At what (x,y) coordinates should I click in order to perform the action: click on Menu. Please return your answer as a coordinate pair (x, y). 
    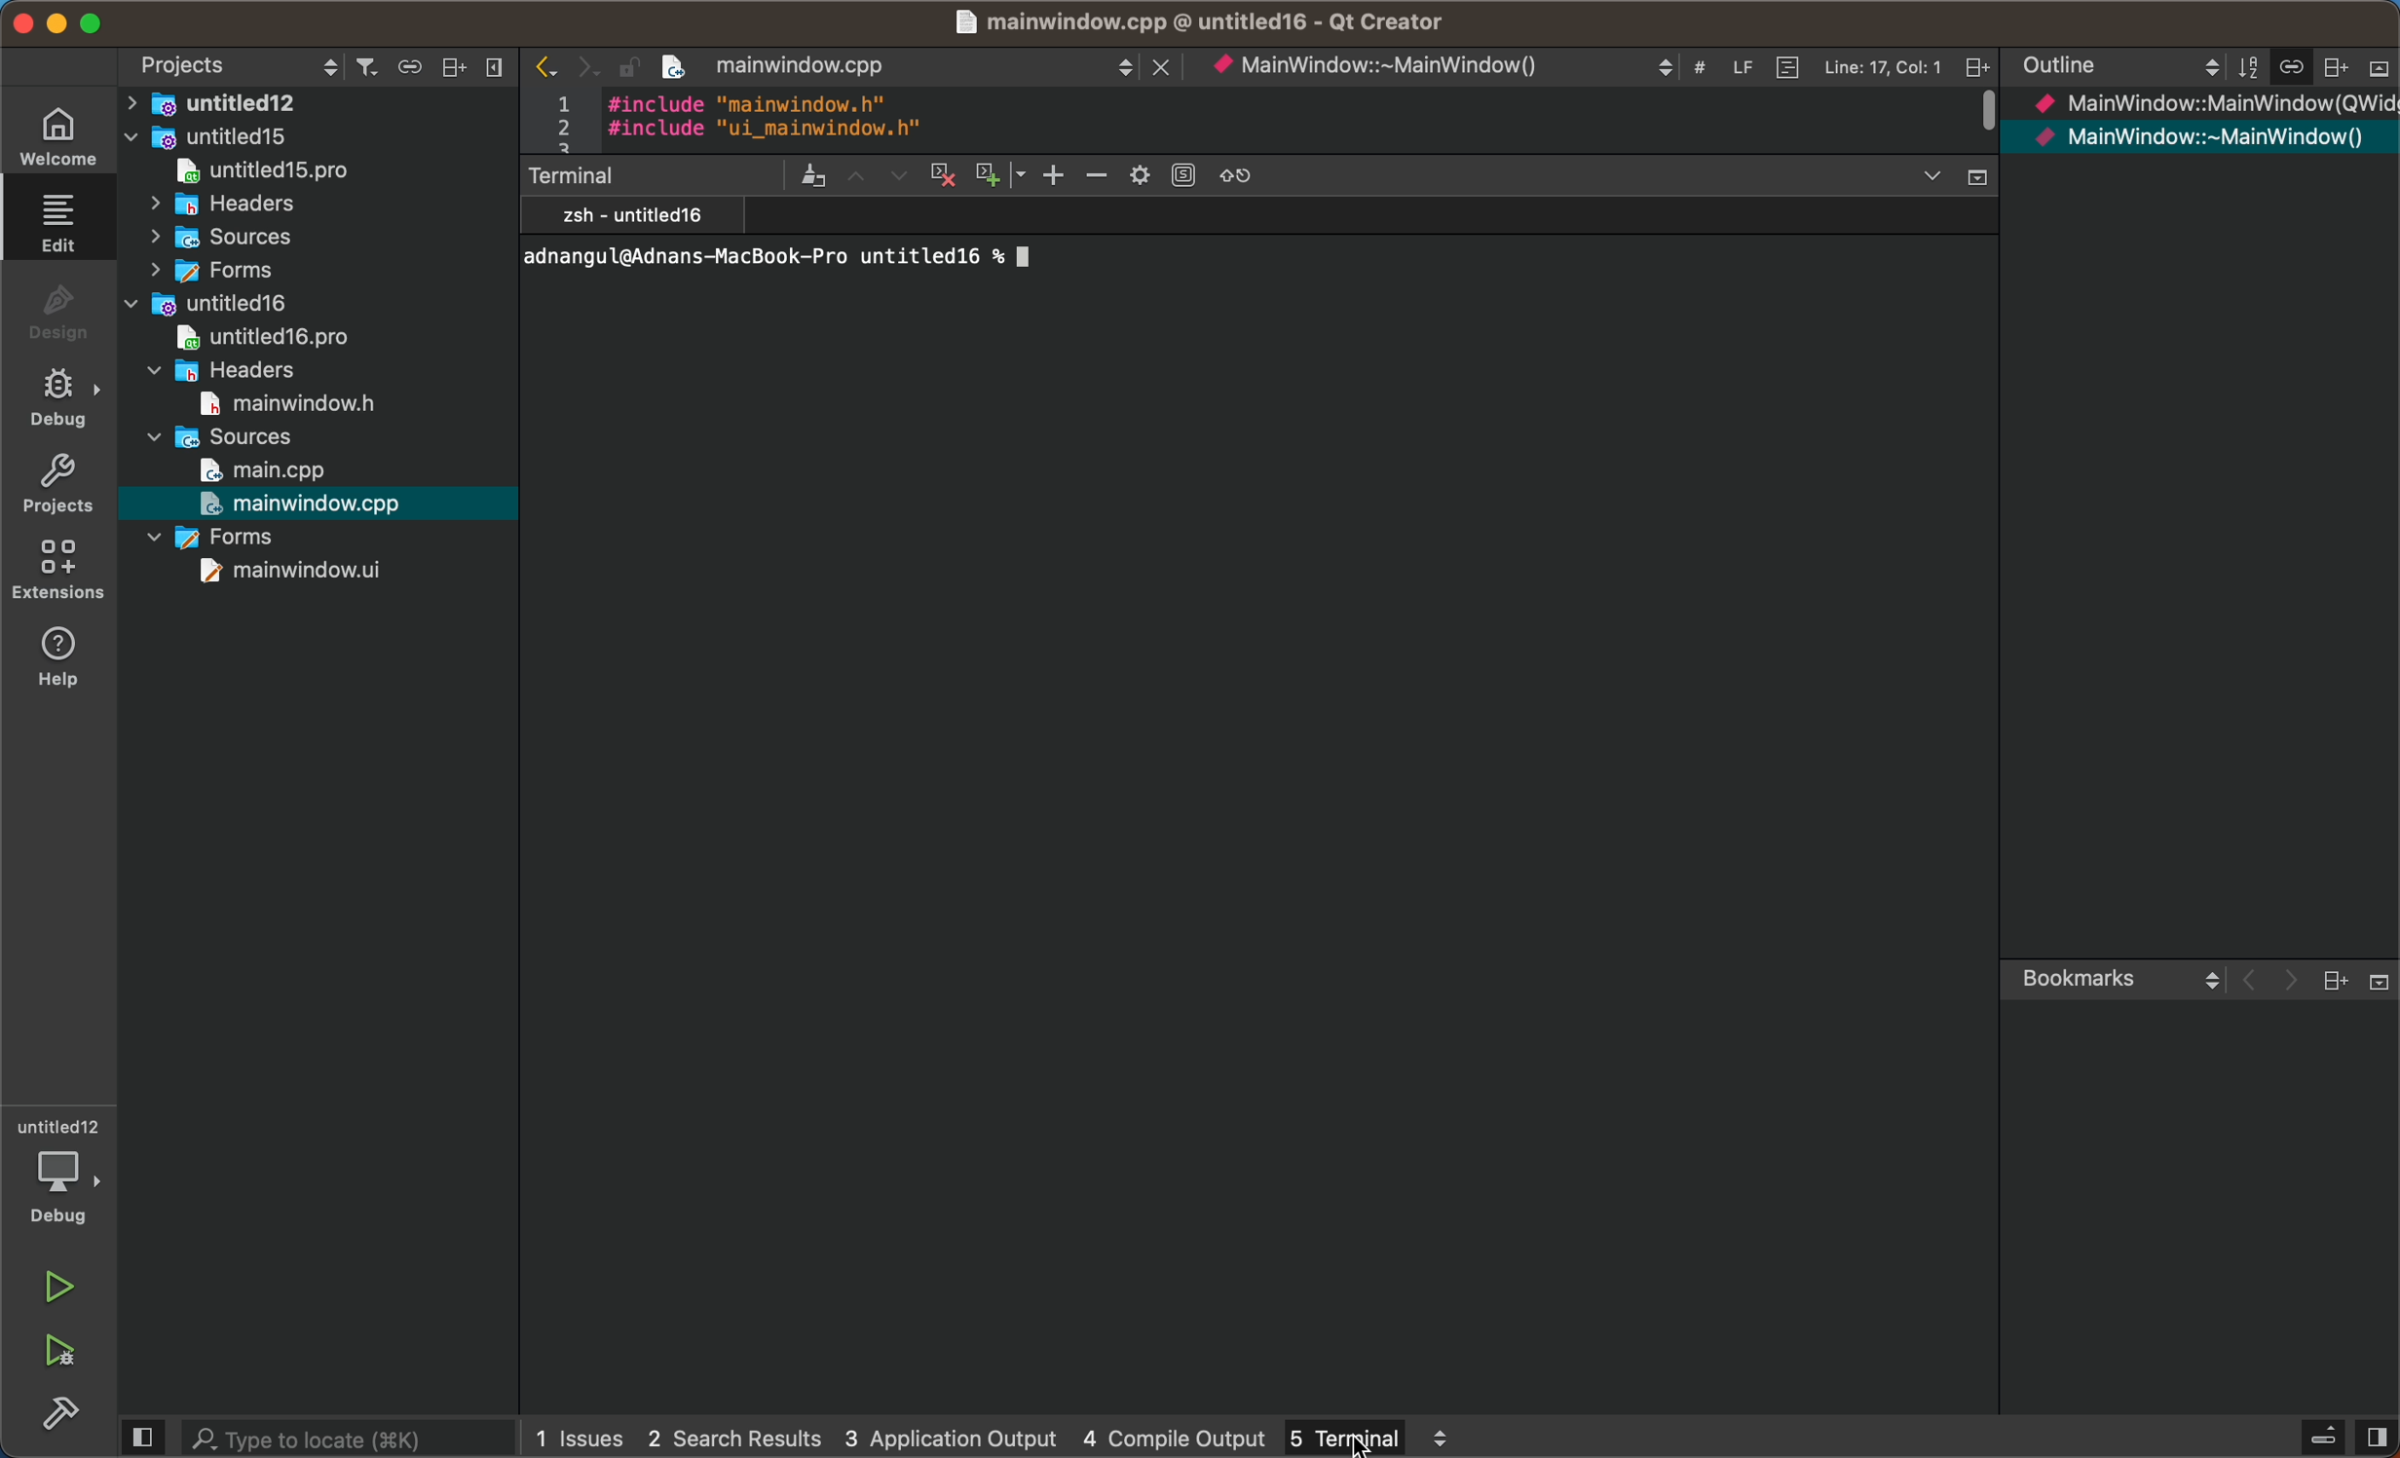
    Looking at the image, I should click on (2319, 1437).